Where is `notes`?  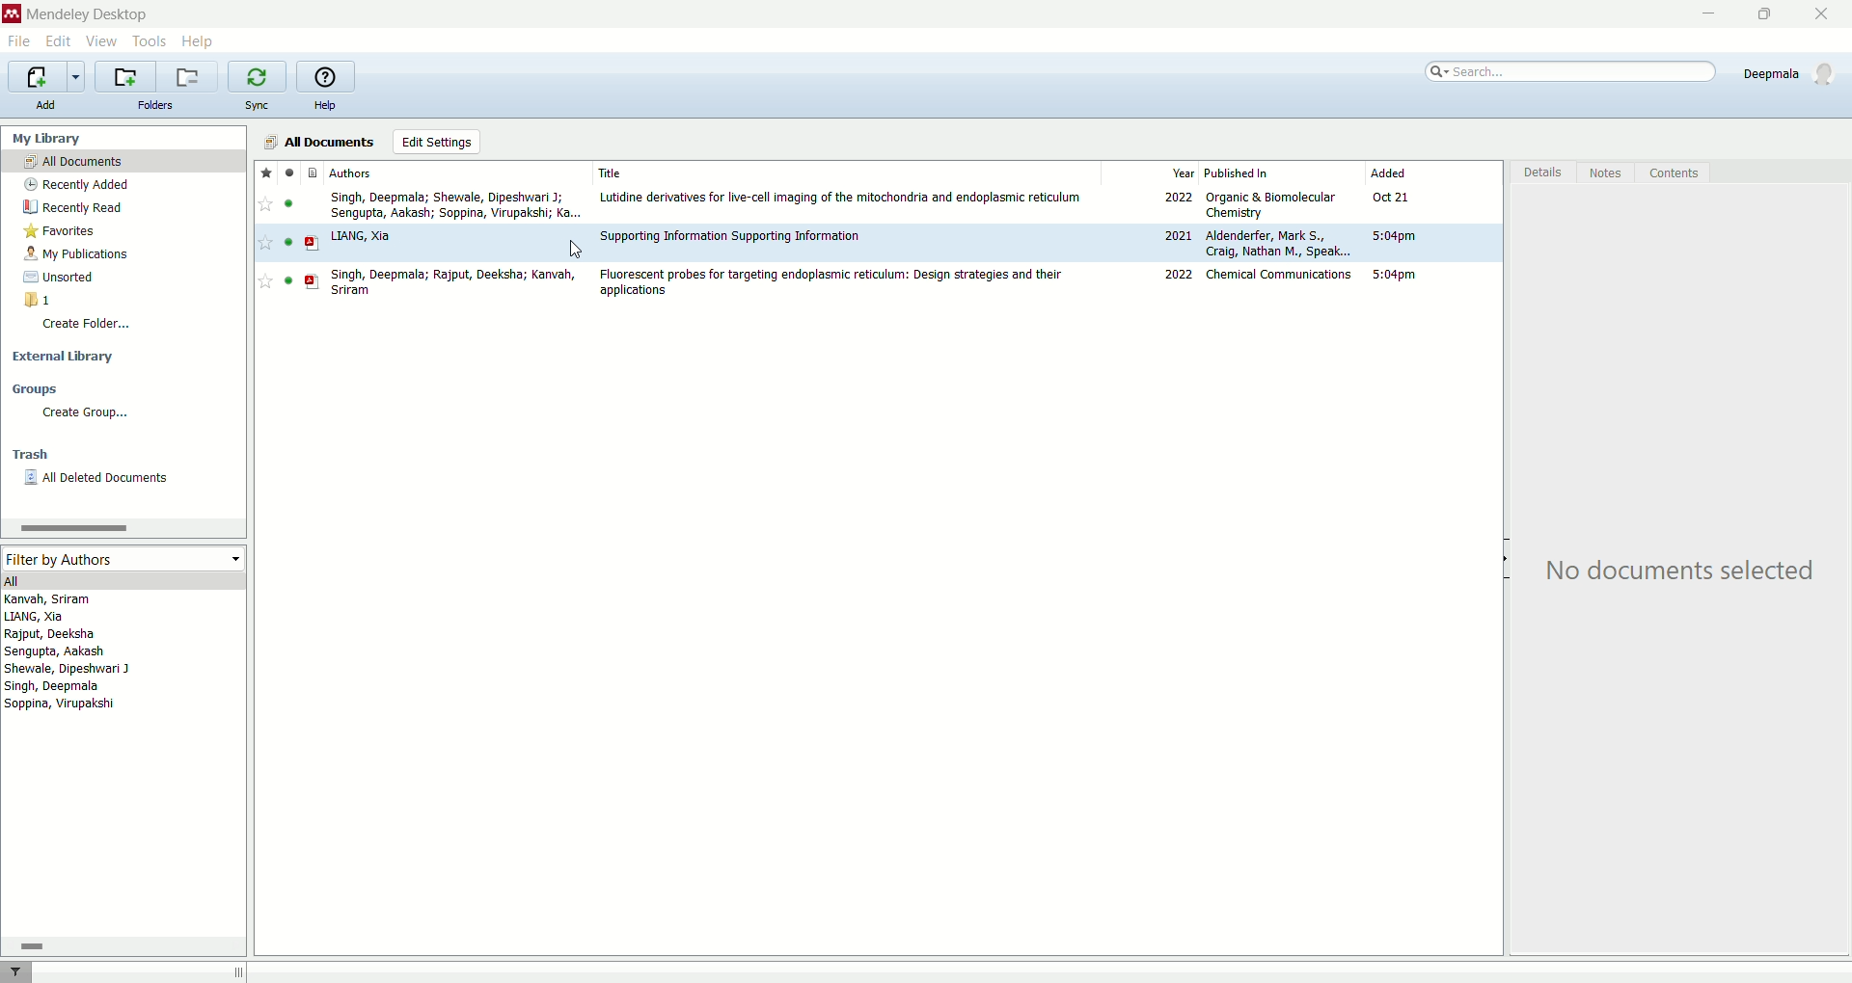 notes is located at coordinates (1610, 173).